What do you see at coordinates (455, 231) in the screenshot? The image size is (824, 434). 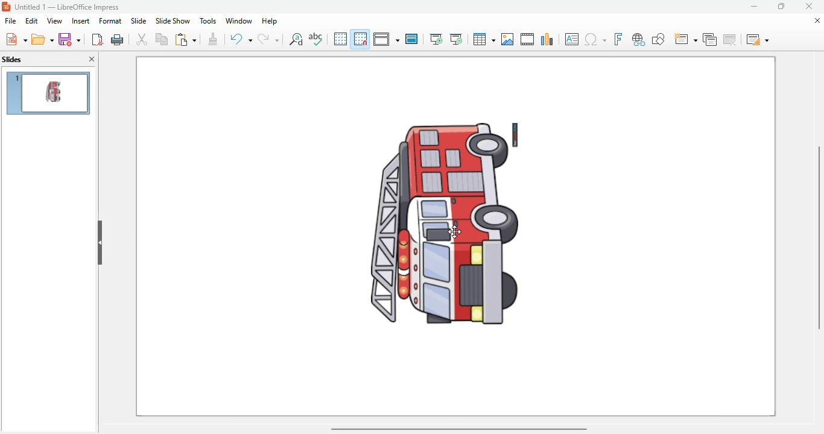 I see `cursor` at bounding box center [455, 231].